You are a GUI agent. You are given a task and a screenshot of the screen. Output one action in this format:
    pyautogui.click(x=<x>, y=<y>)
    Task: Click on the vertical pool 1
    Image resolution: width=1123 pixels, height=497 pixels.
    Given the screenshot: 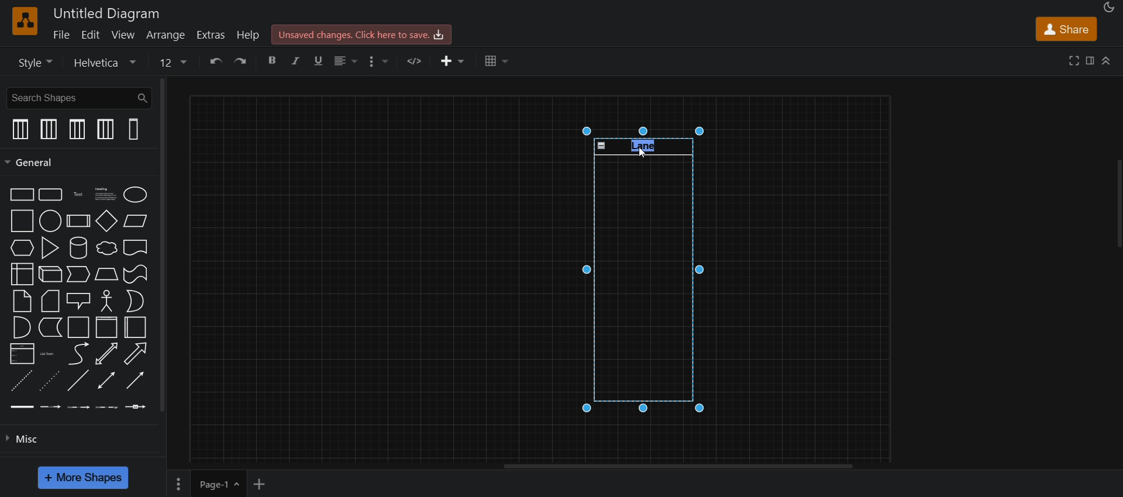 What is the action you would take?
    pyautogui.click(x=20, y=129)
    